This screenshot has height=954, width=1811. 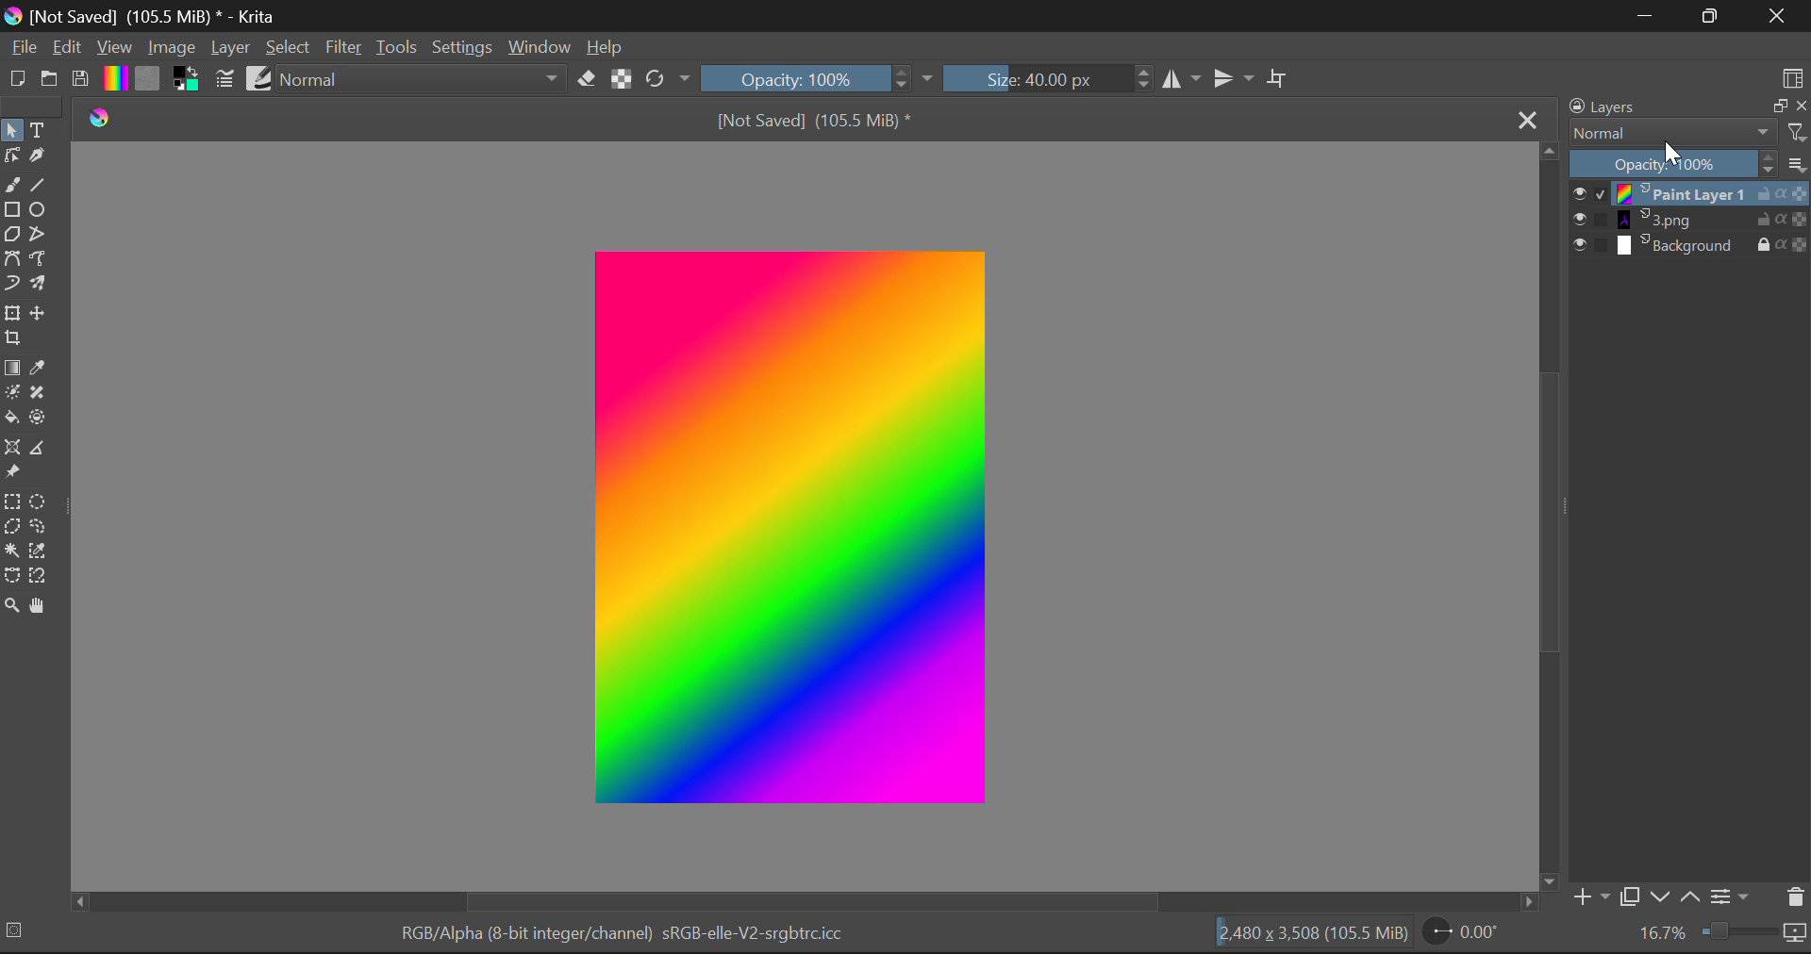 I want to click on Similar Color Selection, so click(x=39, y=551).